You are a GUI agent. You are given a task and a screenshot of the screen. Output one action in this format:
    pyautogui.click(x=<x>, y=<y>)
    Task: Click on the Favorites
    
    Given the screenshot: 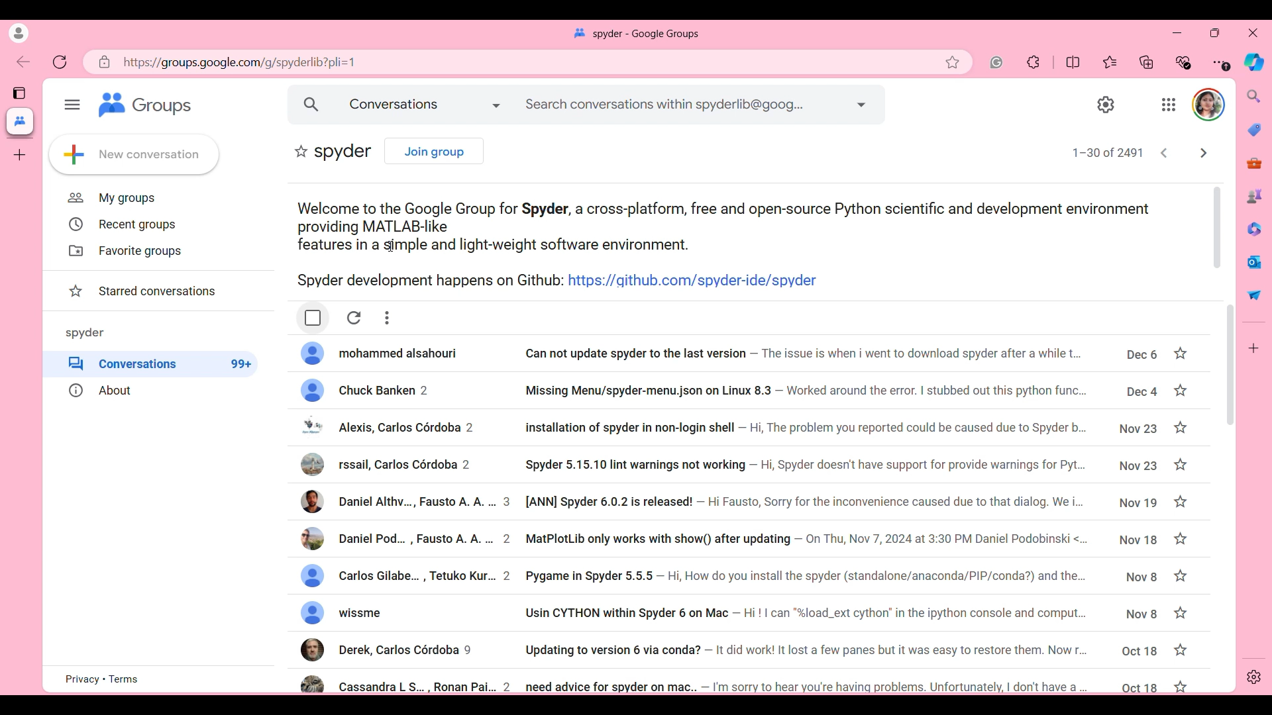 What is the action you would take?
    pyautogui.click(x=1110, y=62)
    